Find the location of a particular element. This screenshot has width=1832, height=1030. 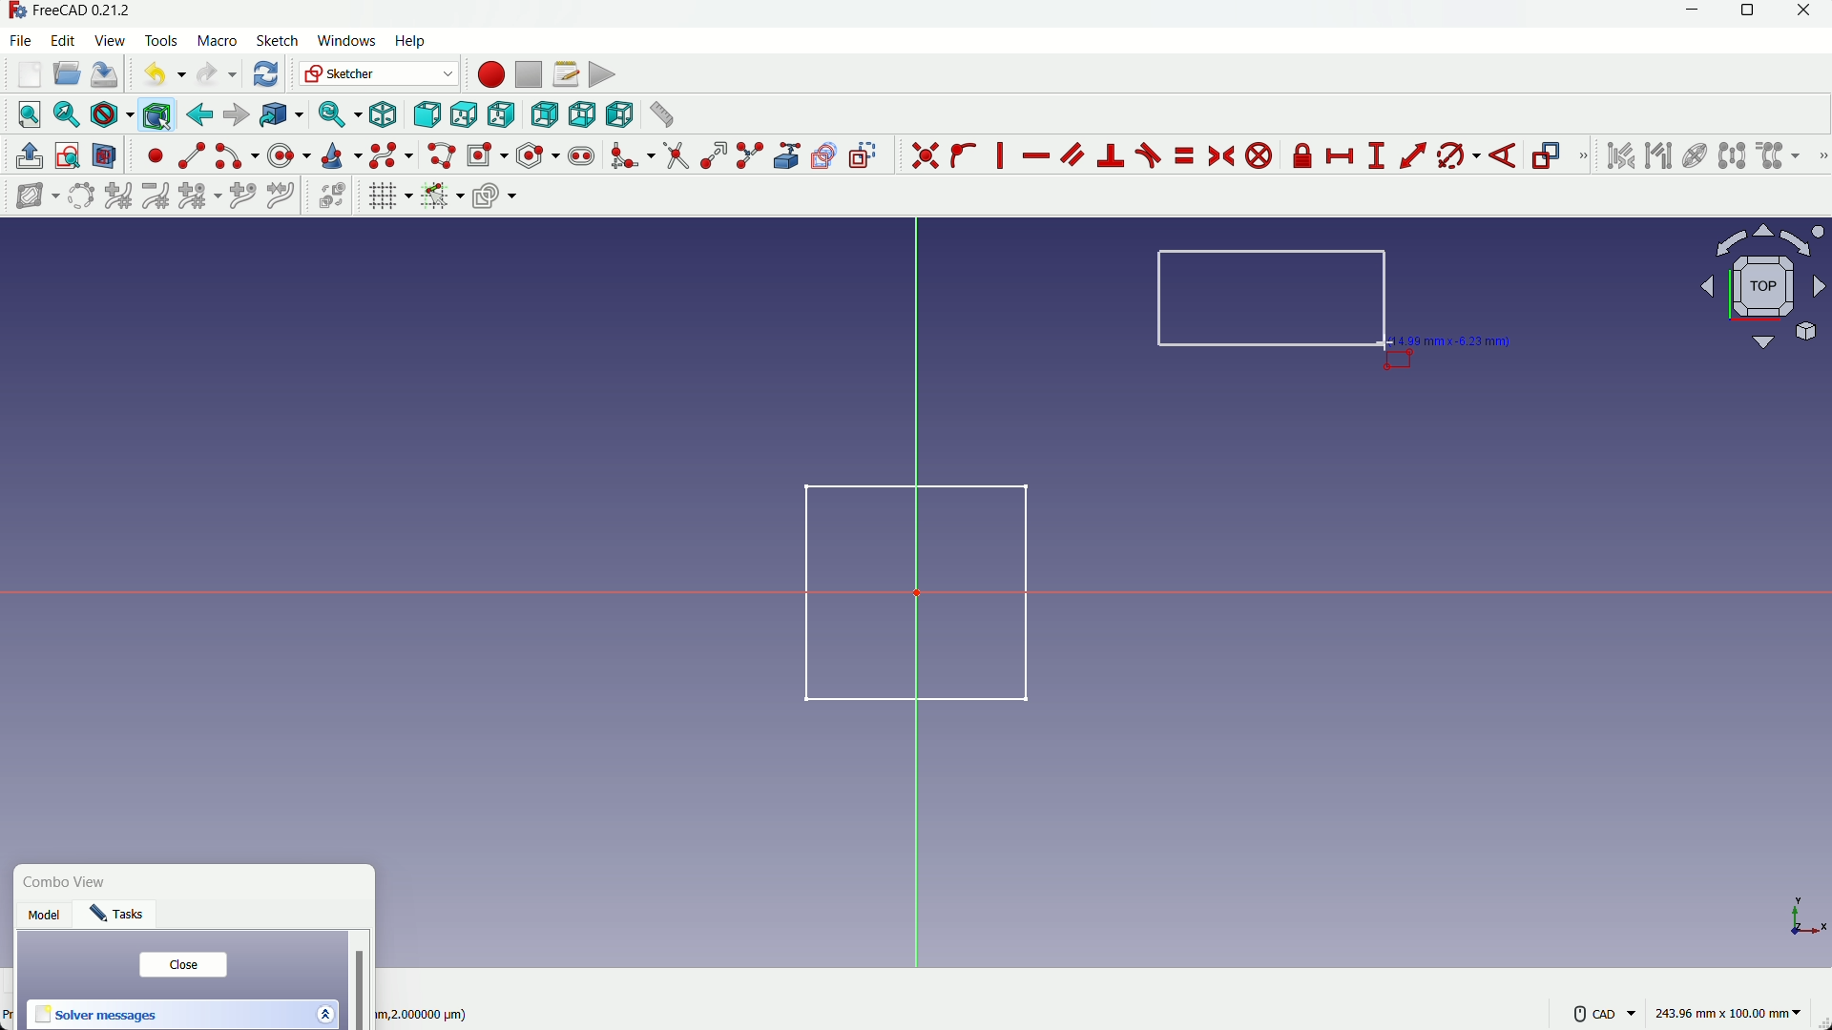

measuring unit is located at coordinates (1731, 1014).